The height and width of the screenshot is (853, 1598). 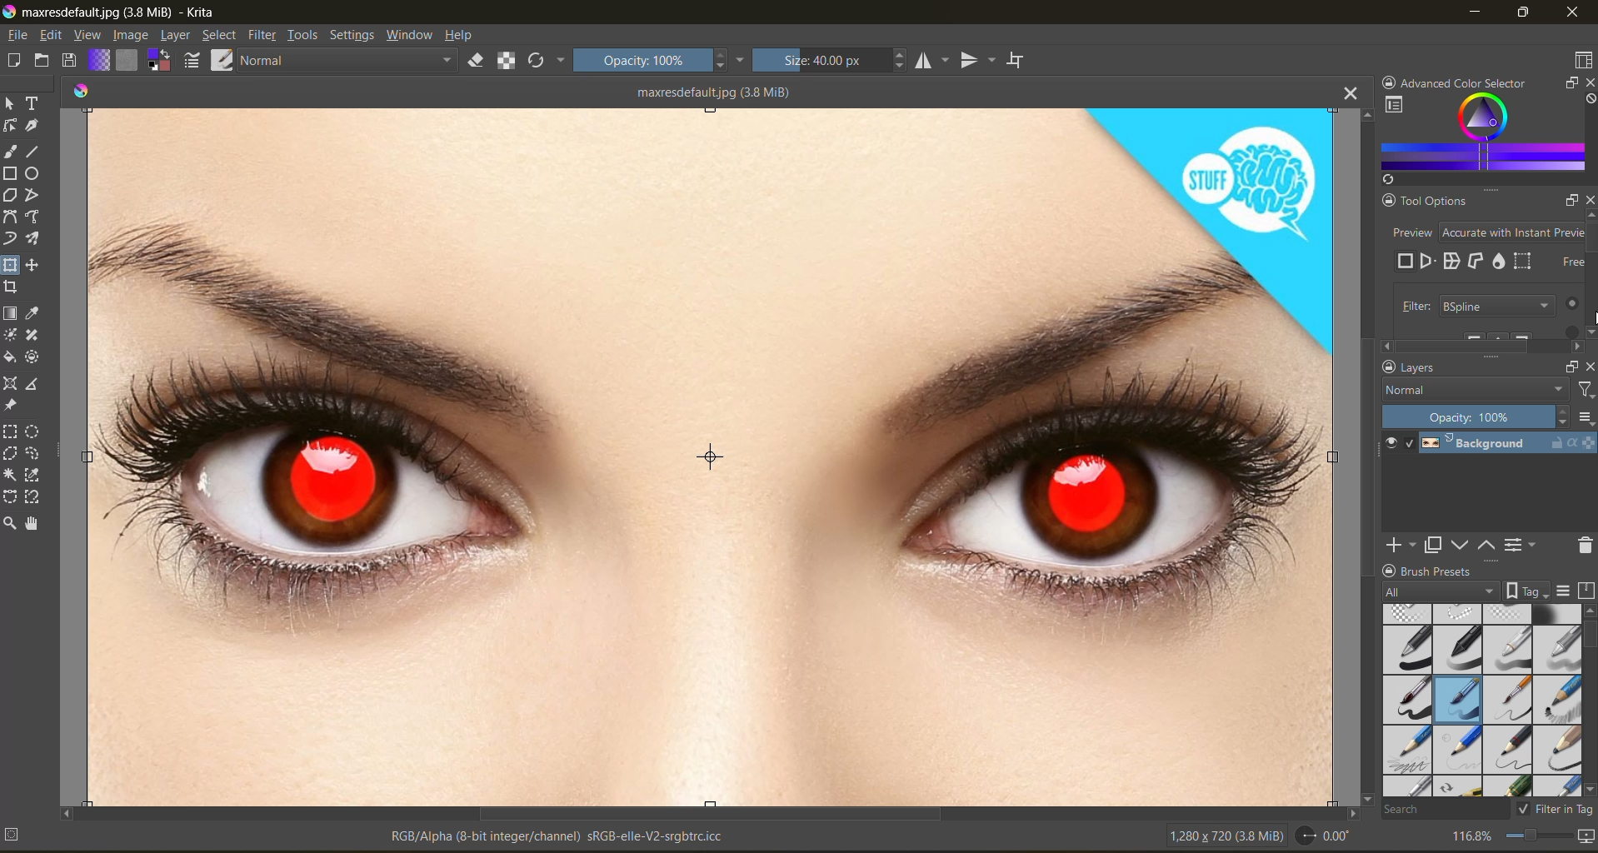 What do you see at coordinates (1476, 416) in the screenshot?
I see `opacity` at bounding box center [1476, 416].